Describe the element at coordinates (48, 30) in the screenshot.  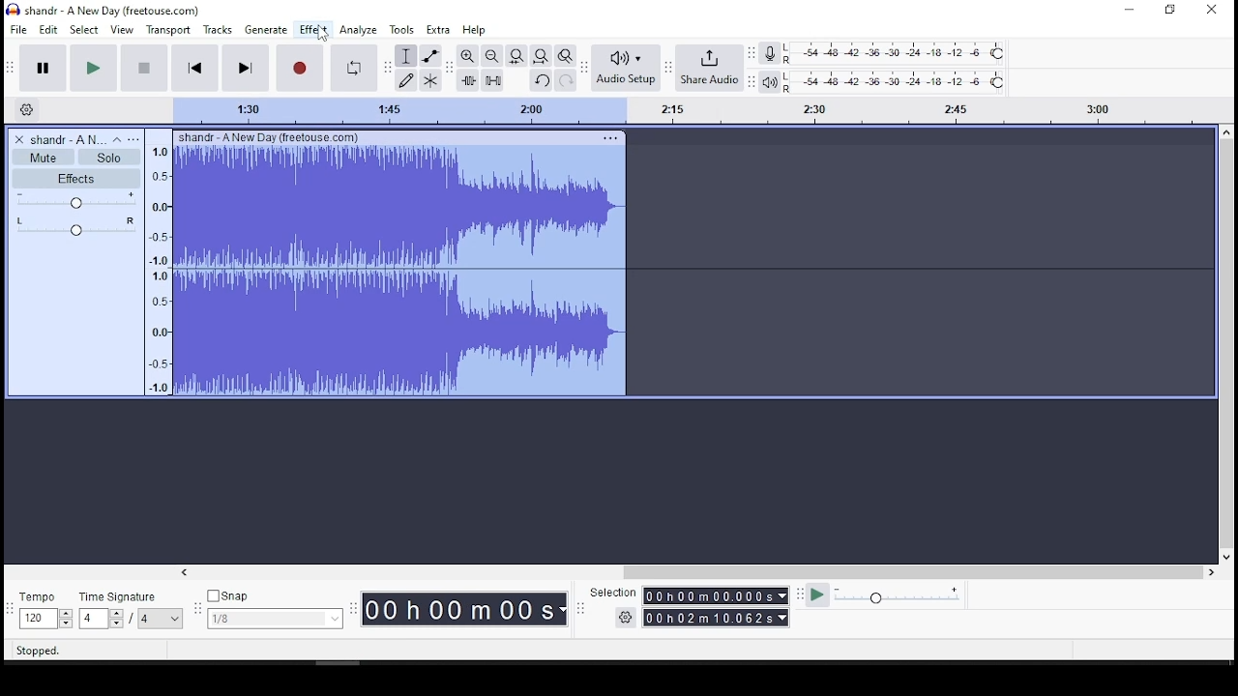
I see `edit` at that location.